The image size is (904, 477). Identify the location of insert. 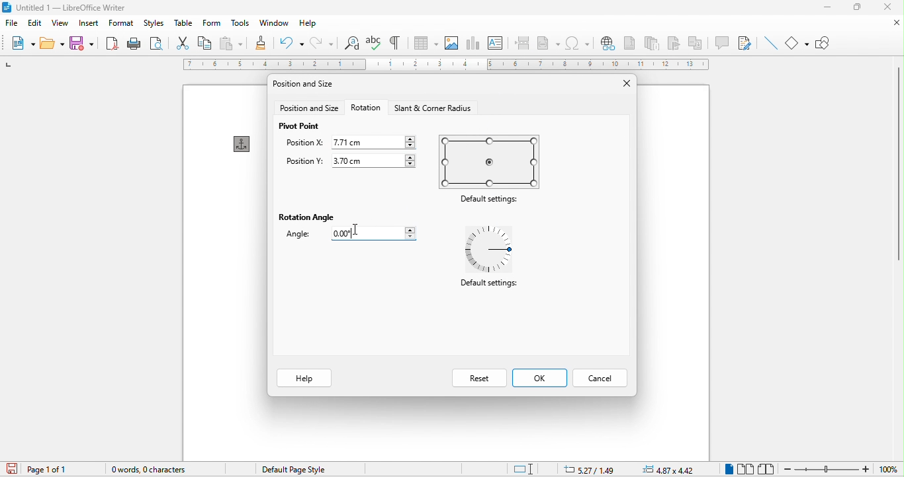
(88, 24).